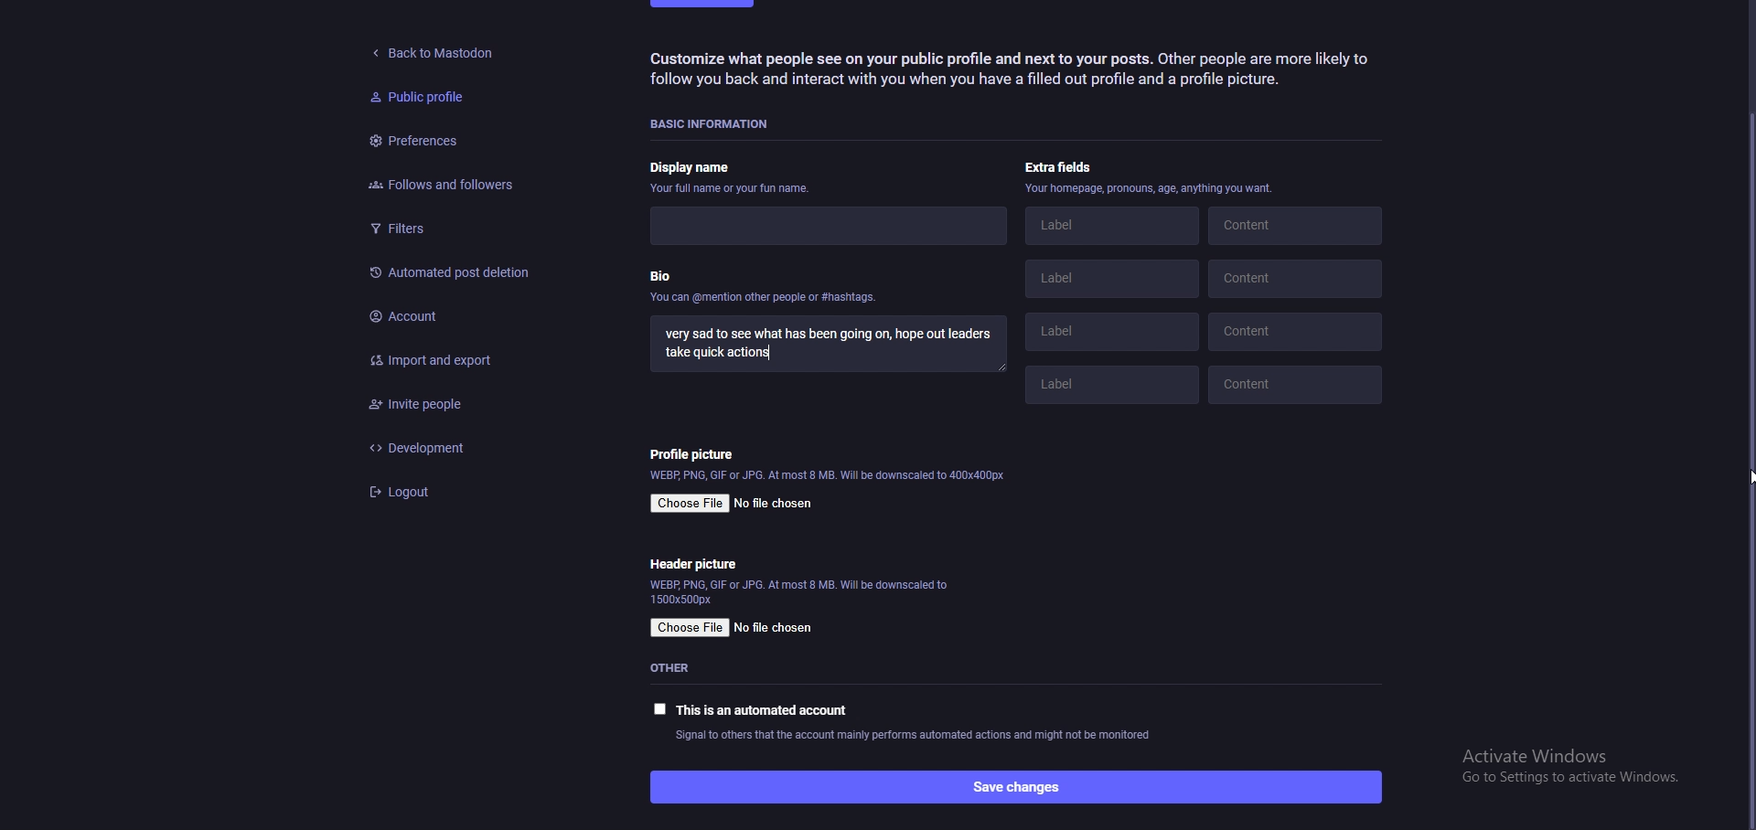 This screenshot has height=830, width=1756. Describe the element at coordinates (463, 493) in the screenshot. I see `logout` at that location.